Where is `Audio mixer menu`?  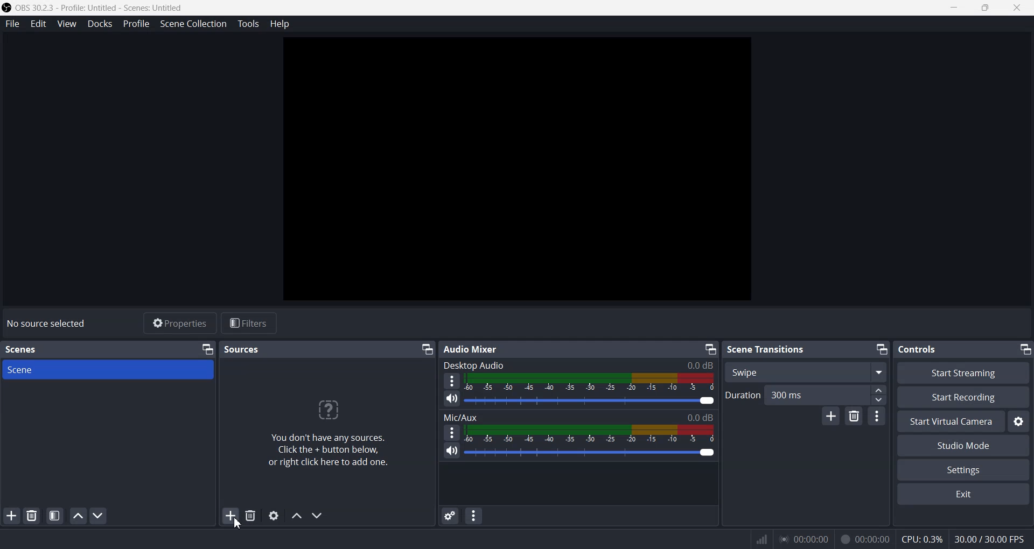 Audio mixer menu is located at coordinates (473, 516).